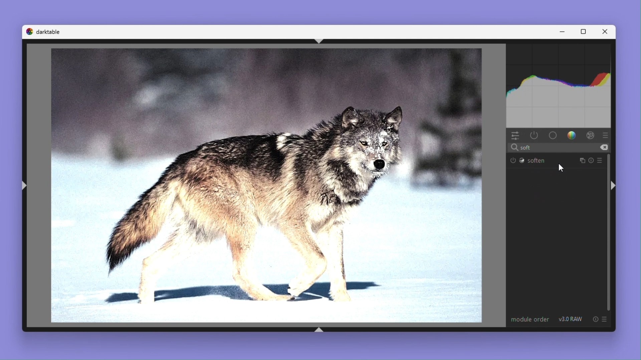 Image resolution: width=641 pixels, height=360 pixels. I want to click on Show only active modules, so click(535, 135).